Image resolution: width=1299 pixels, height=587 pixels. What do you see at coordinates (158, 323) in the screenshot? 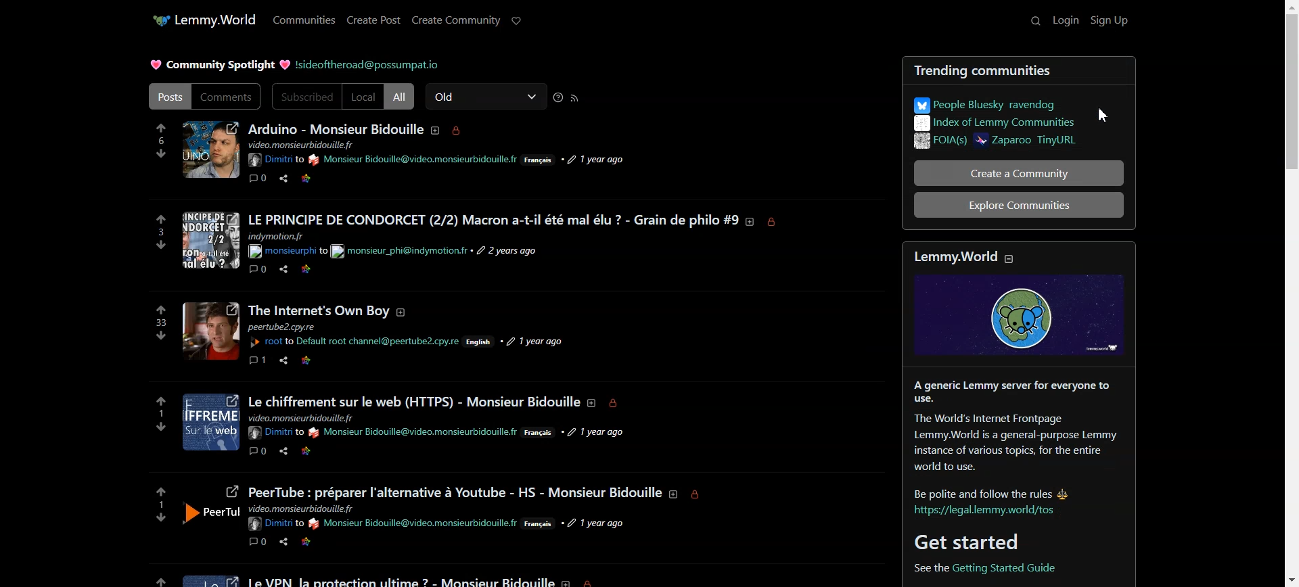
I see `33` at bounding box center [158, 323].